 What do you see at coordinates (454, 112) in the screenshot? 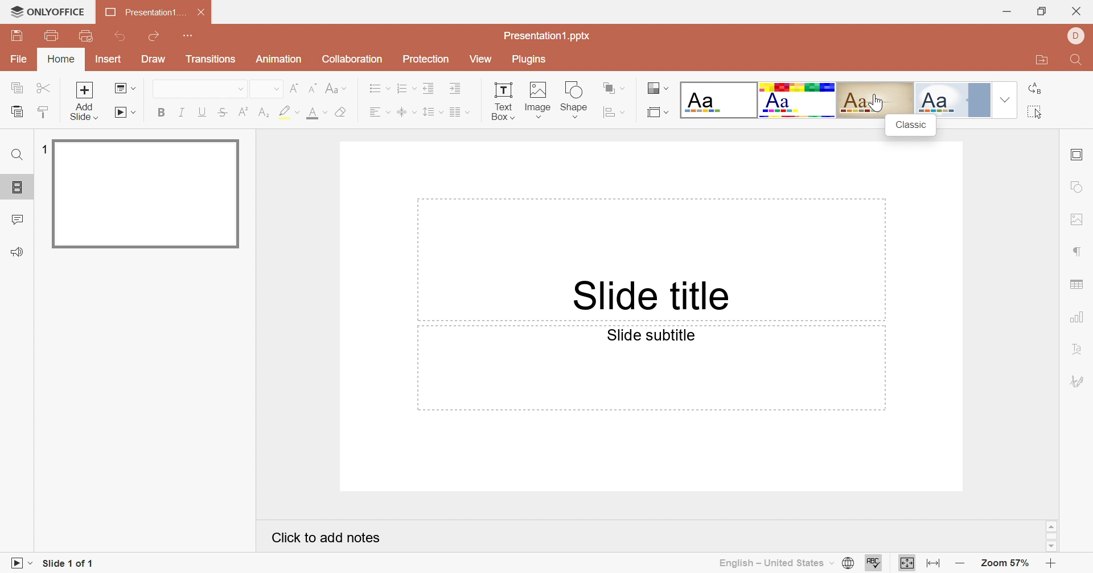
I see `Insert Column` at bounding box center [454, 112].